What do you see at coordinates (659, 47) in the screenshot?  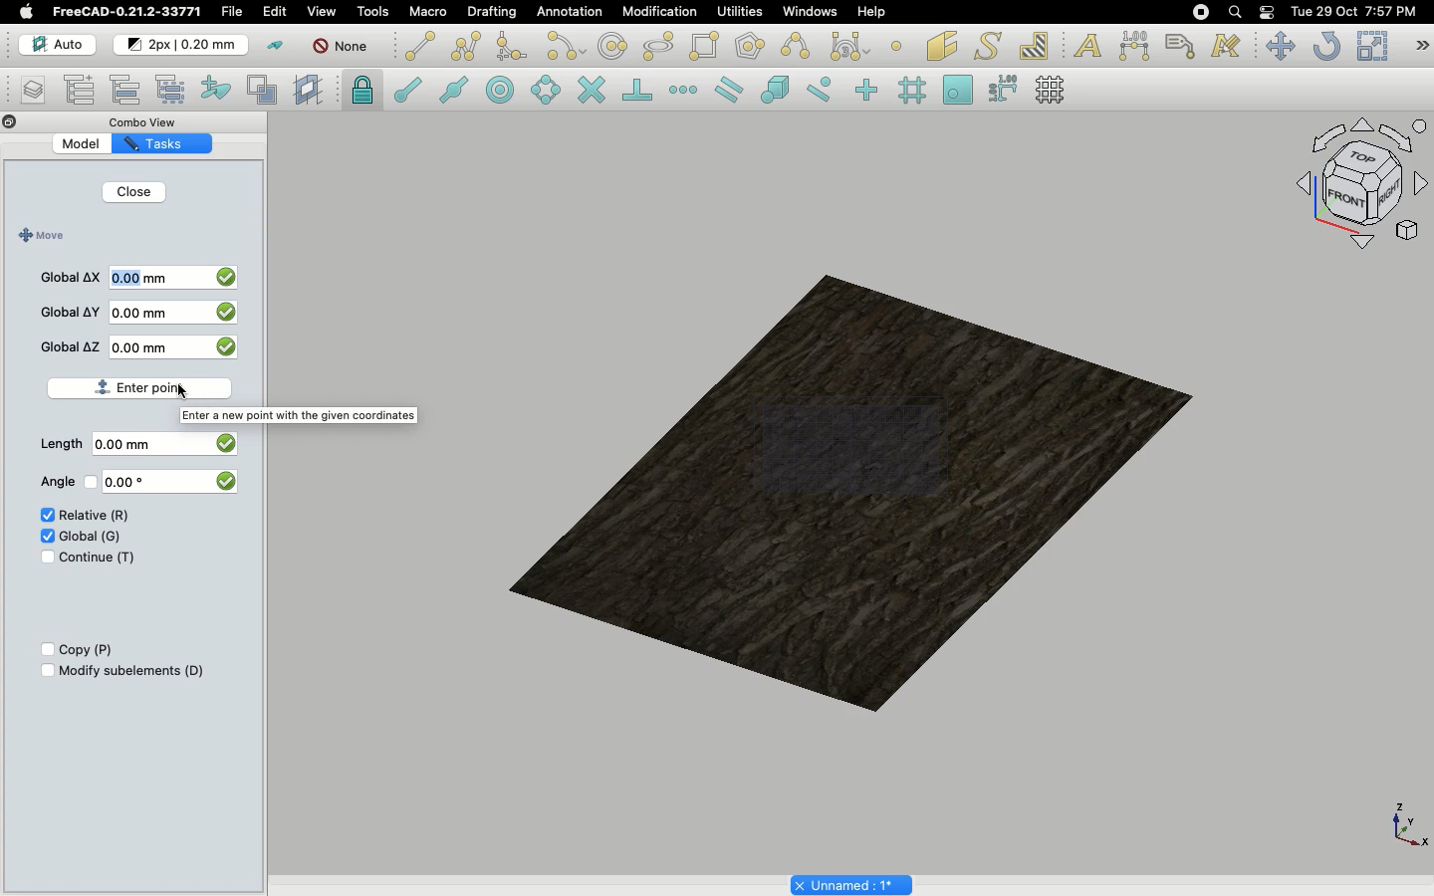 I see `polygon` at bounding box center [659, 47].